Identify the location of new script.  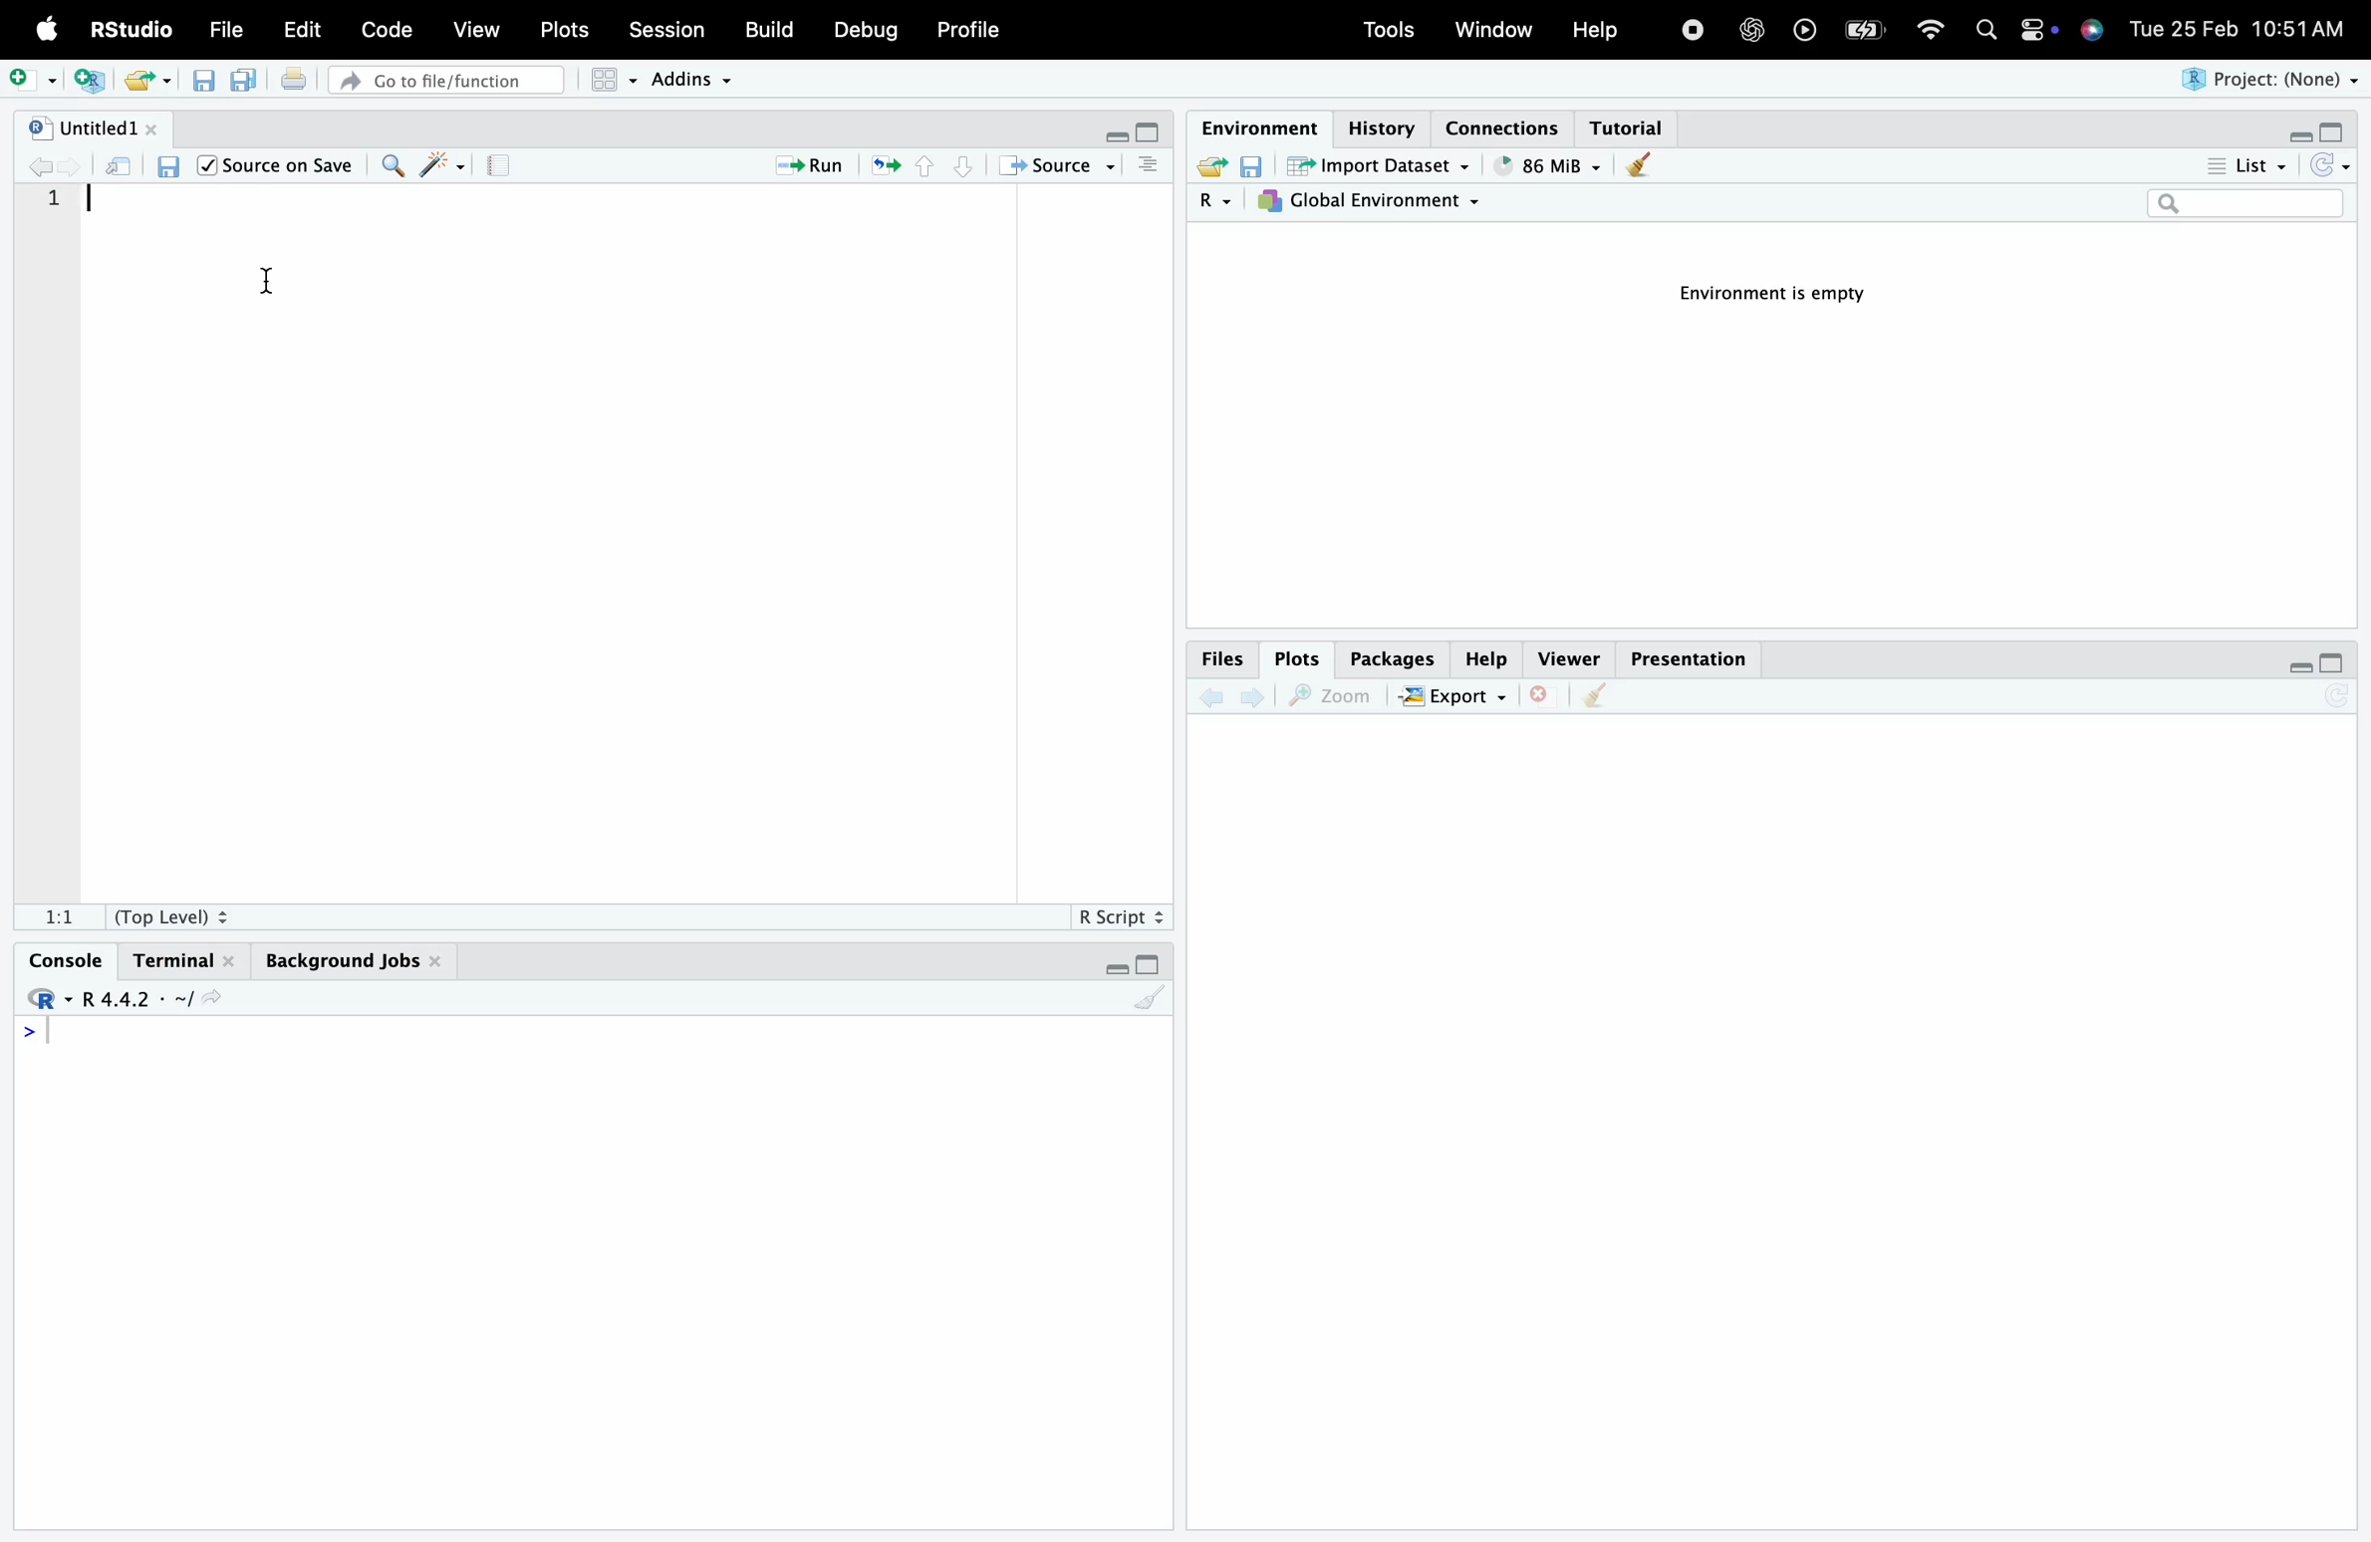
(94, 81).